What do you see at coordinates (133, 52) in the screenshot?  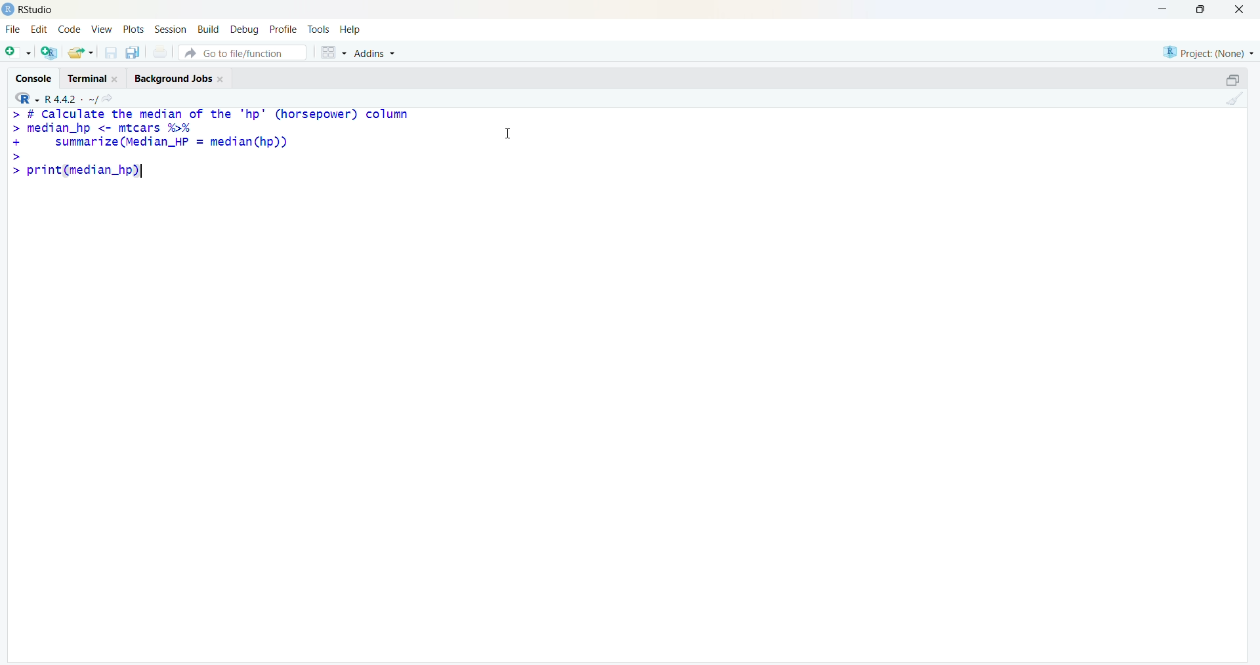 I see `copy` at bounding box center [133, 52].